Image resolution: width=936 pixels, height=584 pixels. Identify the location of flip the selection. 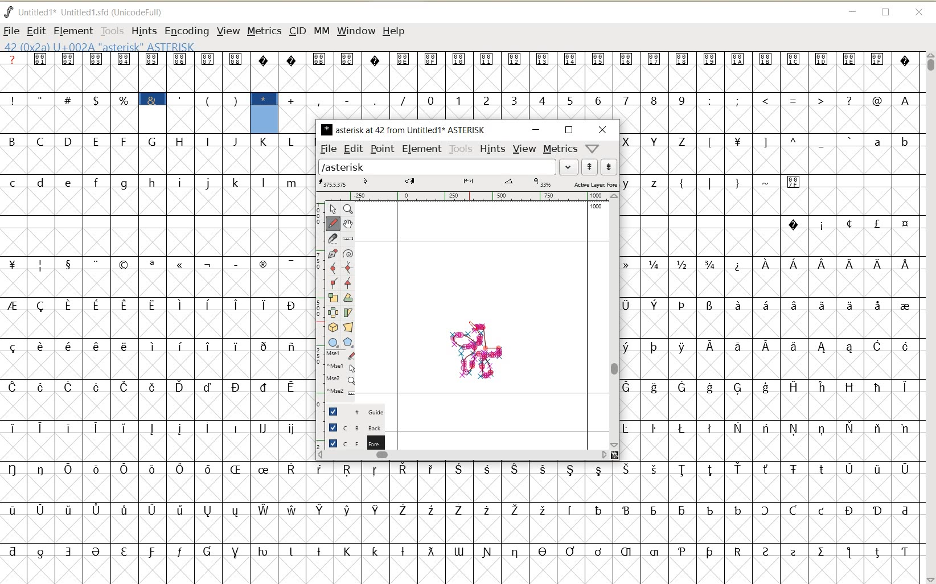
(332, 312).